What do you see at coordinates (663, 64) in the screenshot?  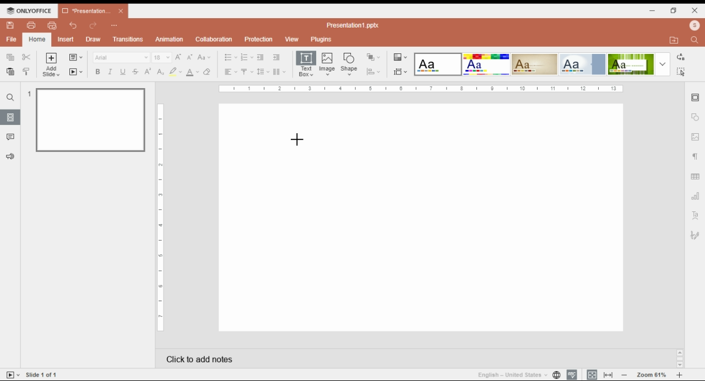 I see `more color themes` at bounding box center [663, 64].